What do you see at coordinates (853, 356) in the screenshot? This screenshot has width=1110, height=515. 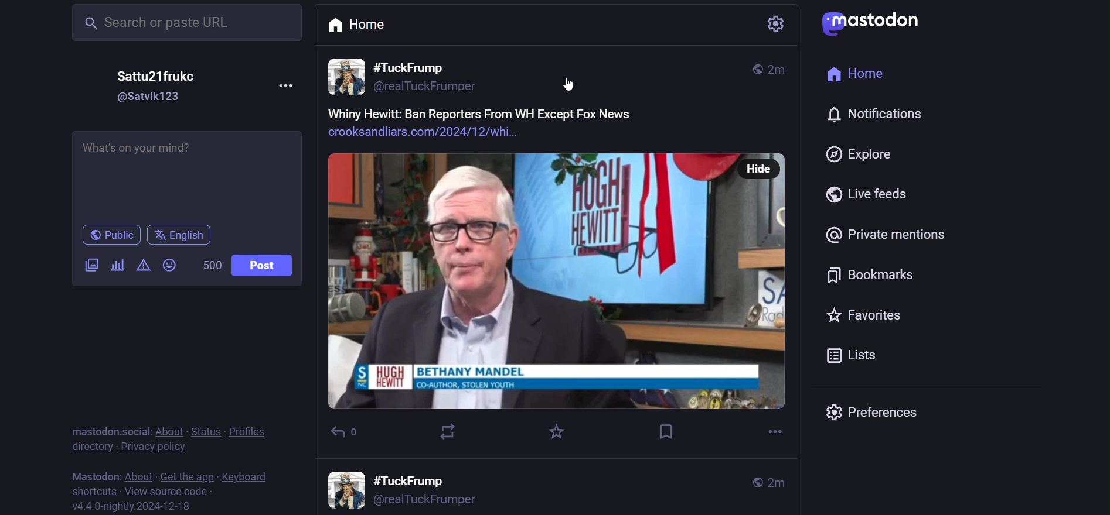 I see `list` at bounding box center [853, 356].